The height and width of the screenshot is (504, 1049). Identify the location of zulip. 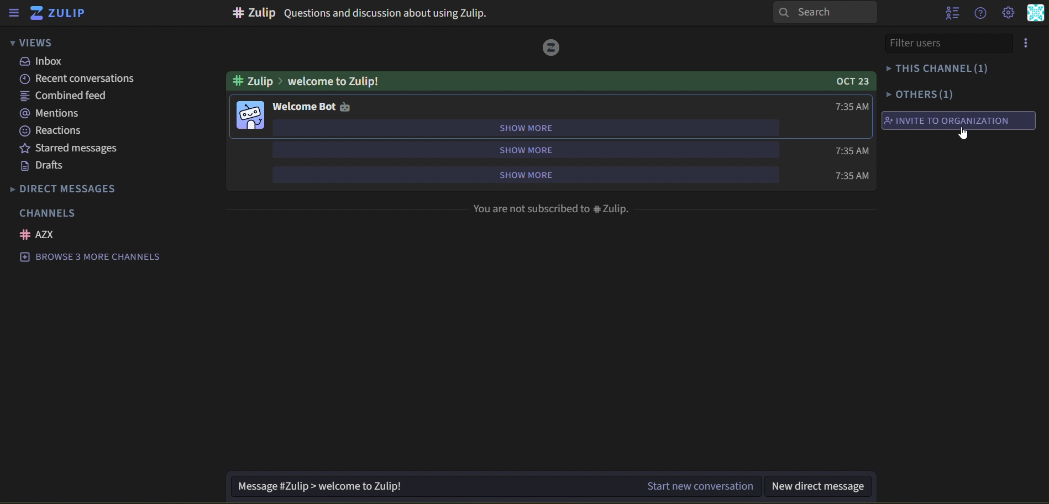
(61, 13).